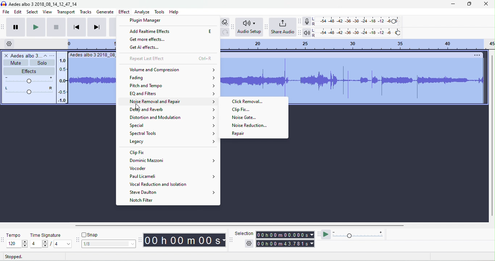 The image size is (495, 261). I want to click on L, so click(314, 30).